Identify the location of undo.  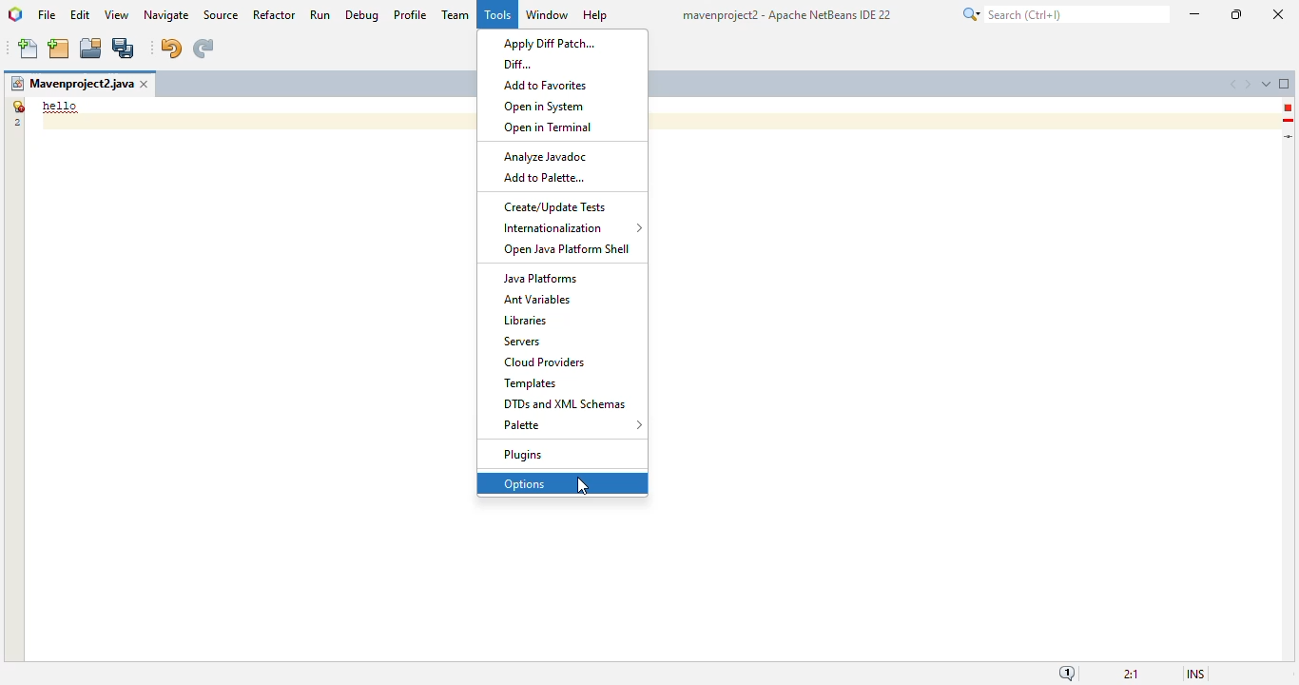
(170, 49).